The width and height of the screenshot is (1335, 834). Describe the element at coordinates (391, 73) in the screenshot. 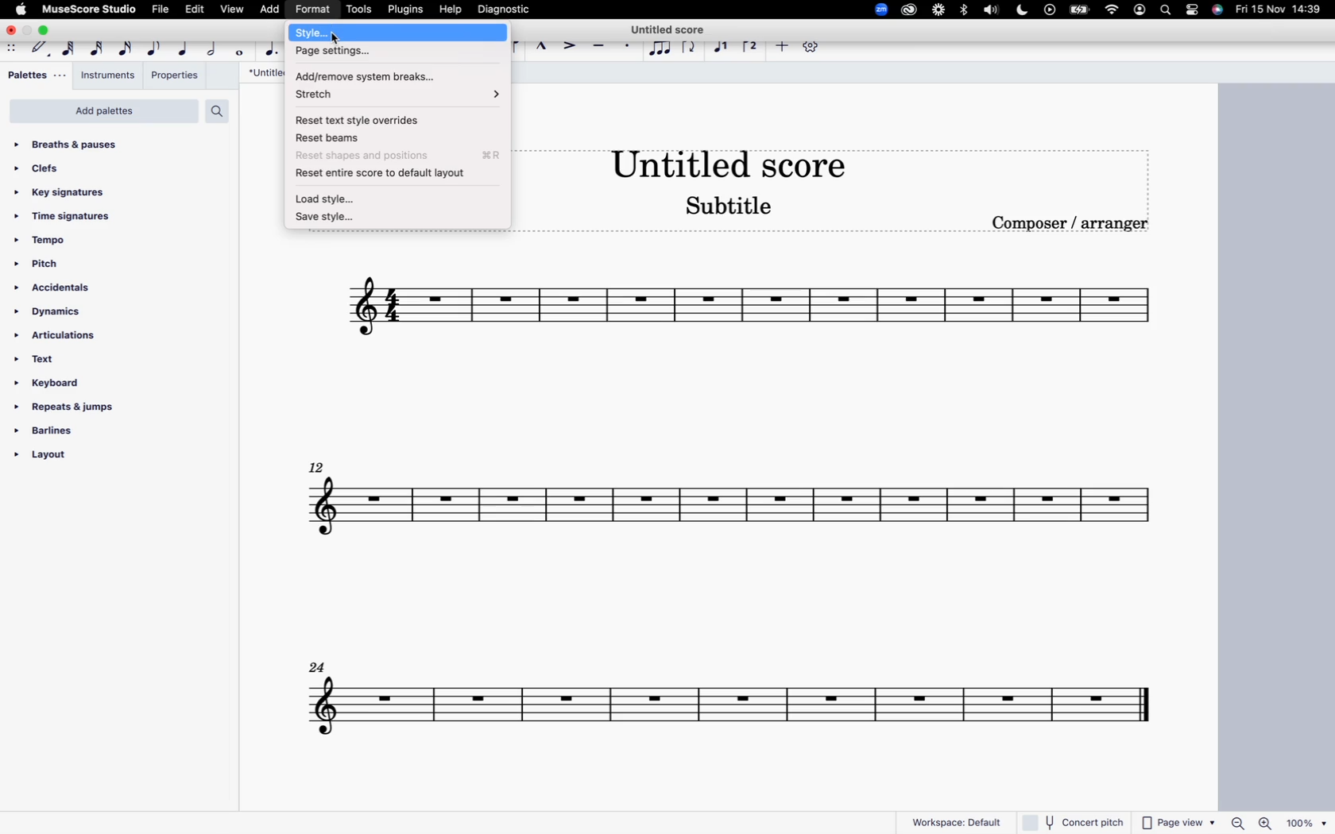

I see `add/remove system breaks` at that location.